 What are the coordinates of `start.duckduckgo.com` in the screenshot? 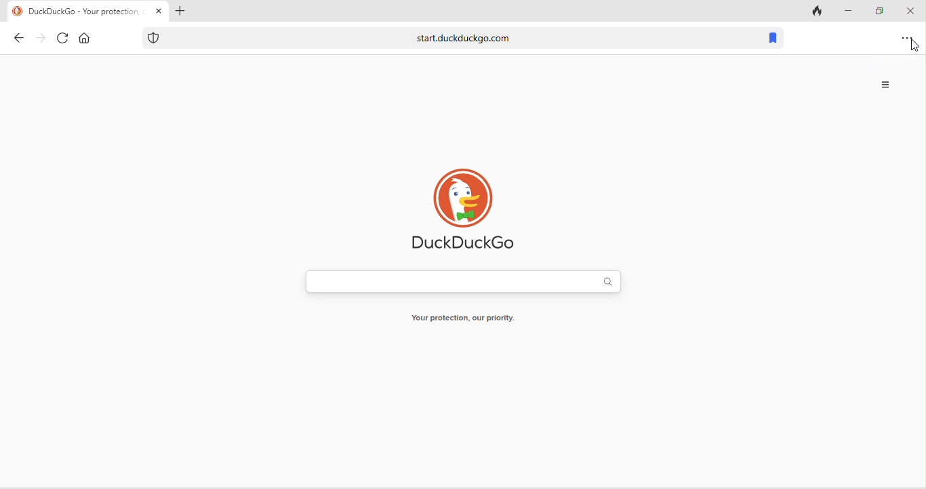 It's located at (449, 37).